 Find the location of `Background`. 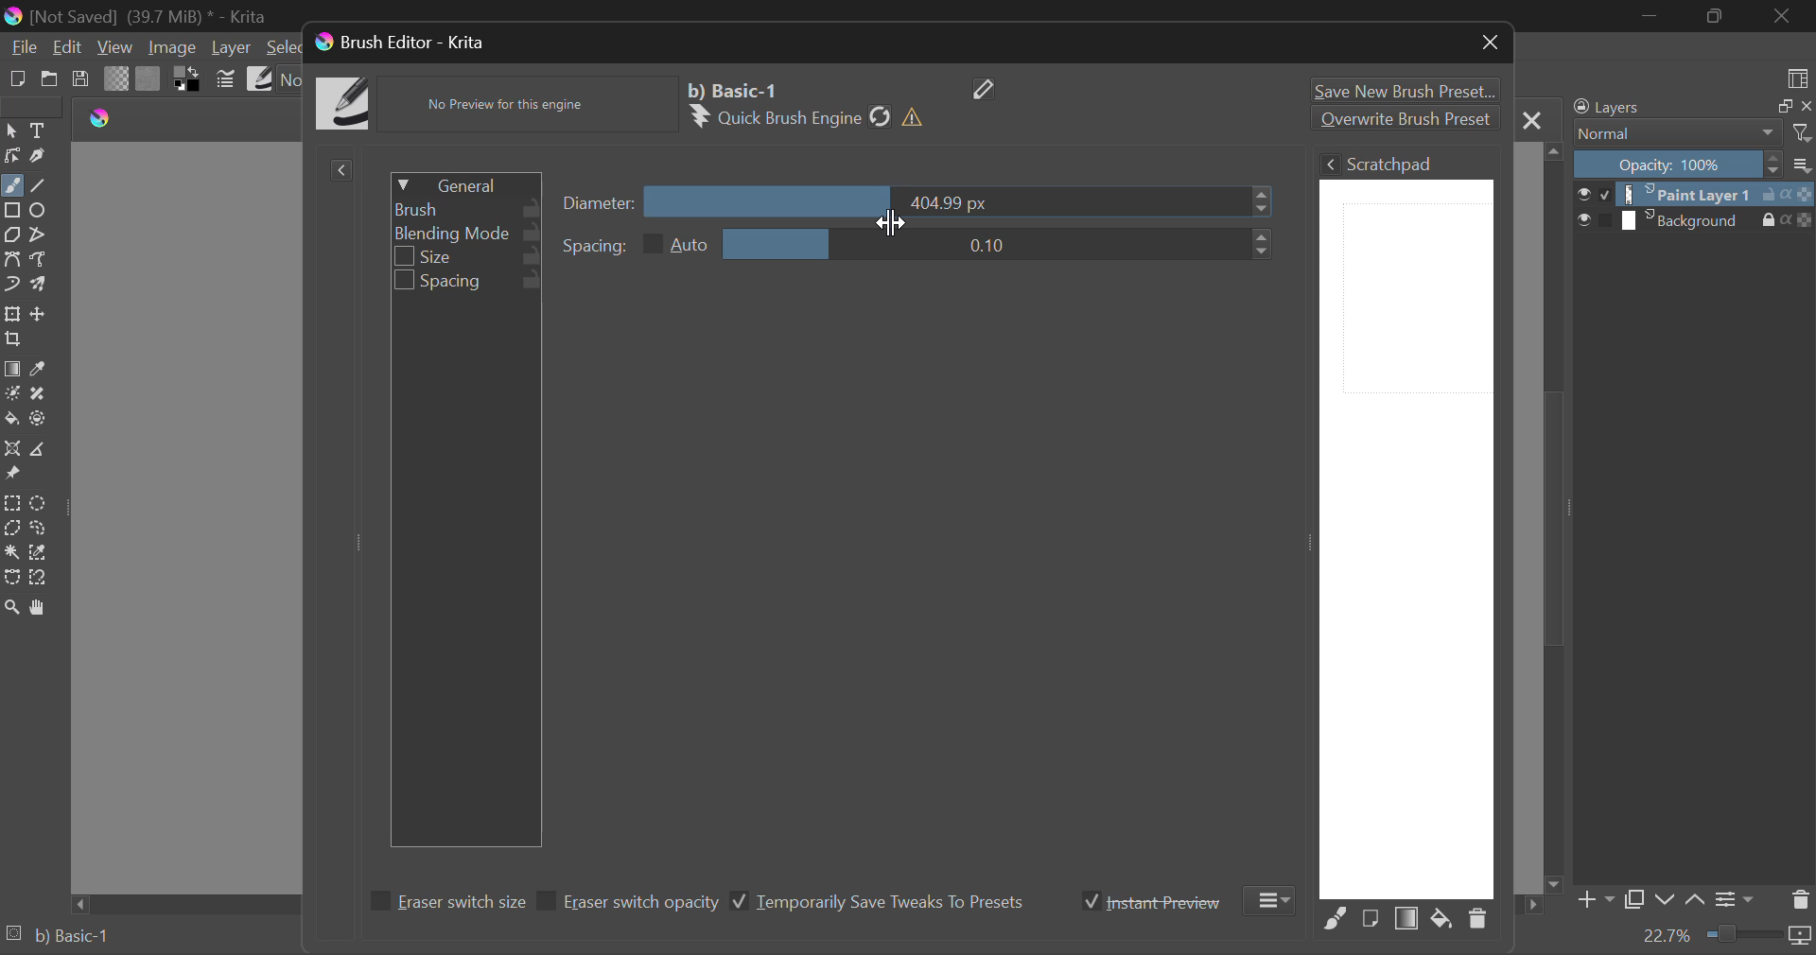

Background is located at coordinates (1695, 220).